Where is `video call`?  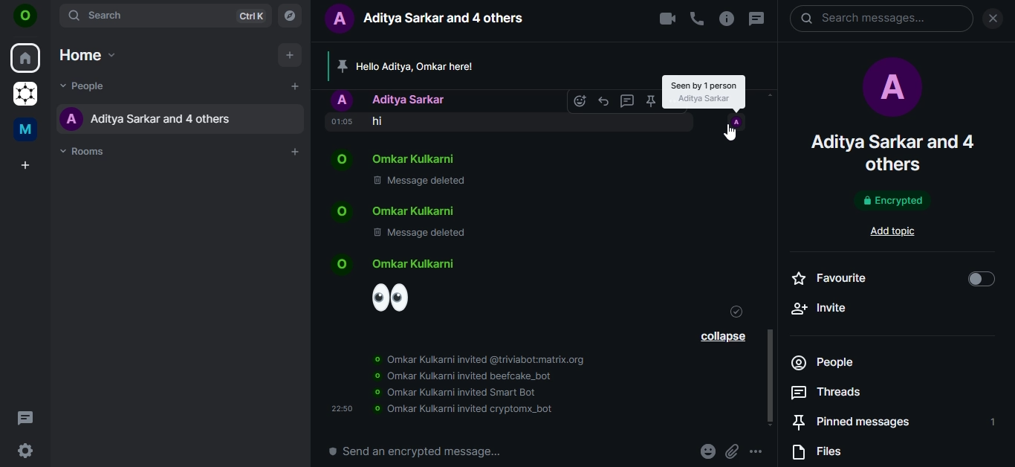 video call is located at coordinates (666, 19).